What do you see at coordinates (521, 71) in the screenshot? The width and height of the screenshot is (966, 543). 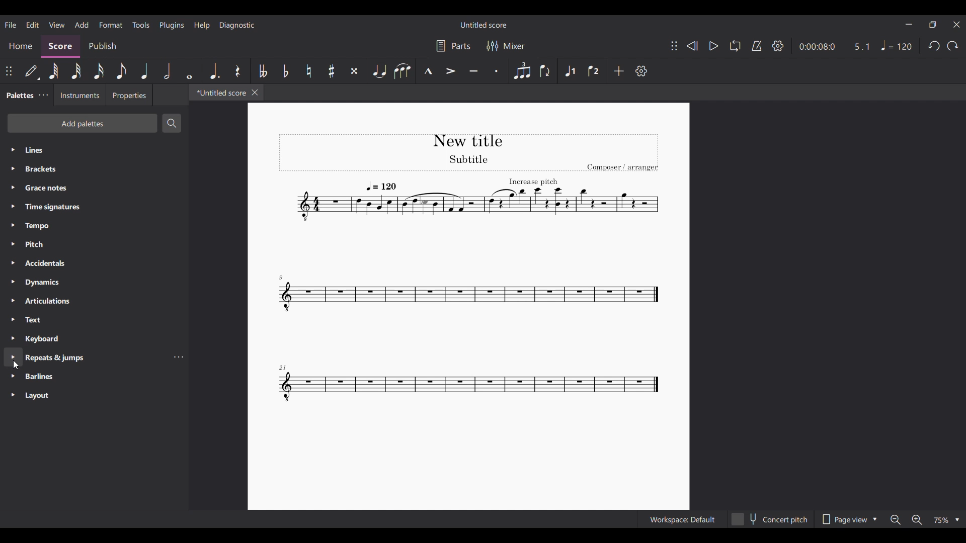 I see `Tuplet` at bounding box center [521, 71].